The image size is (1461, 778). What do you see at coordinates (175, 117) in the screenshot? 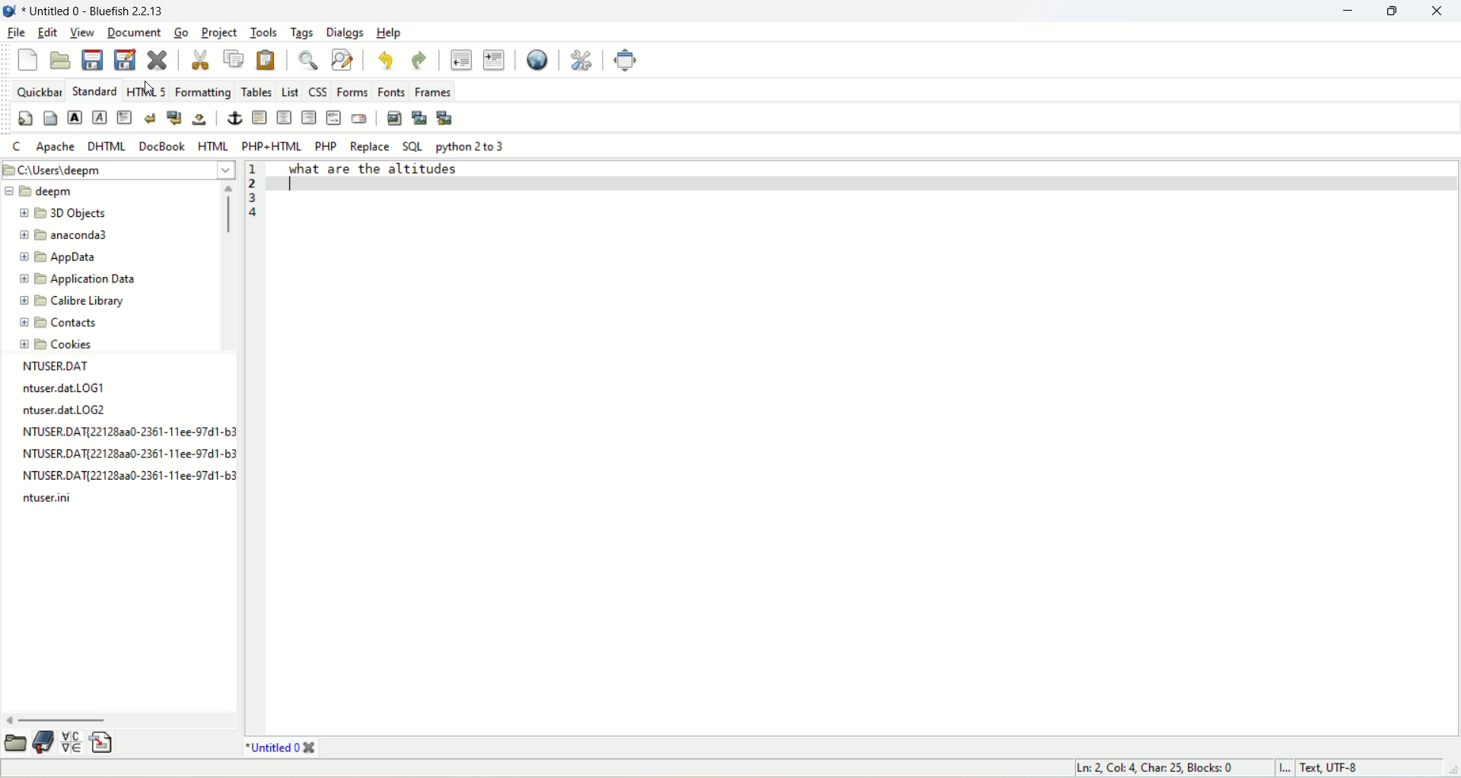
I see `break and clear` at bounding box center [175, 117].